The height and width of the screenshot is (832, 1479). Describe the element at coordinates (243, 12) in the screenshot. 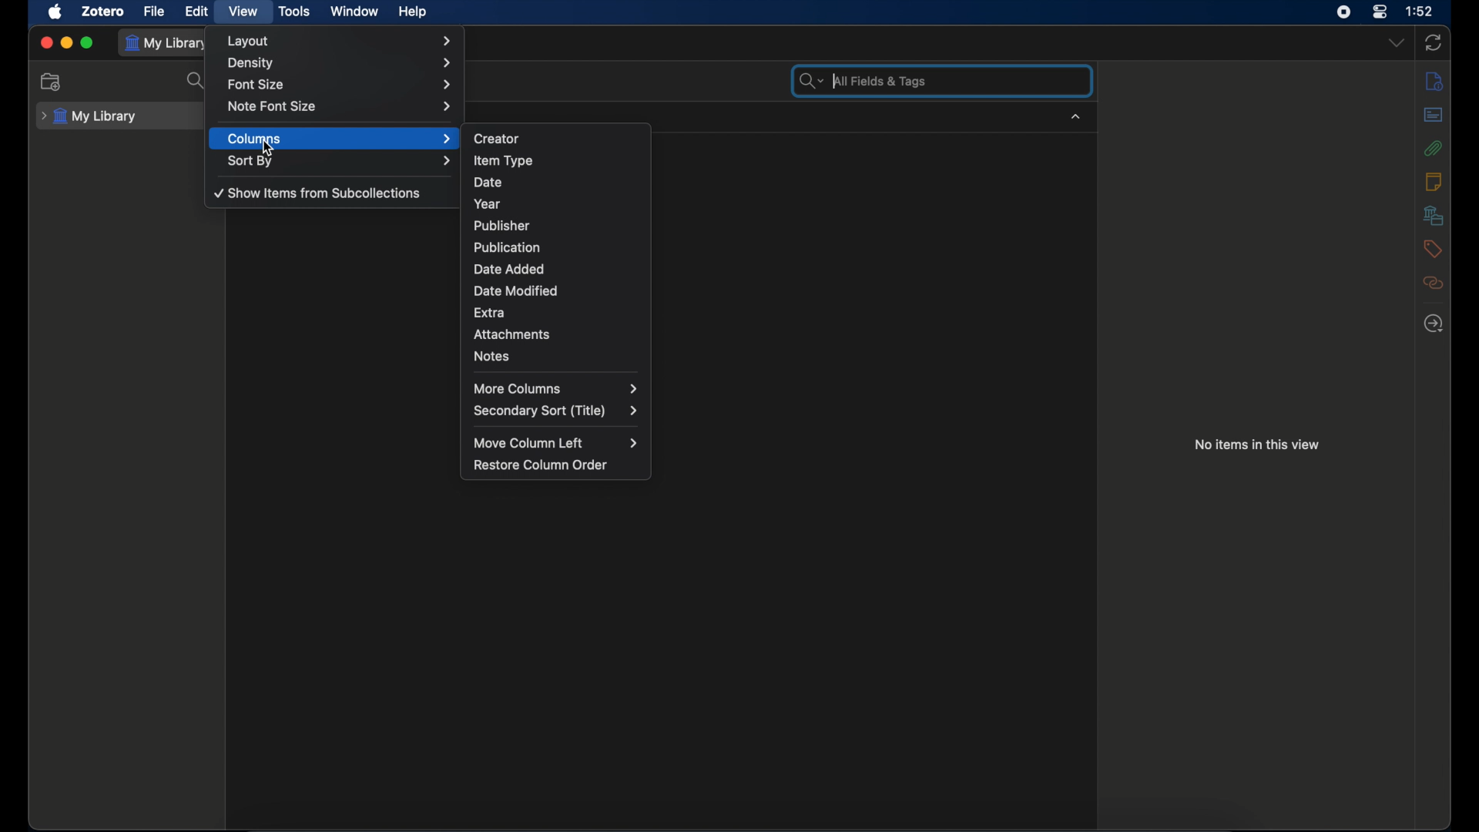

I see `view` at that location.